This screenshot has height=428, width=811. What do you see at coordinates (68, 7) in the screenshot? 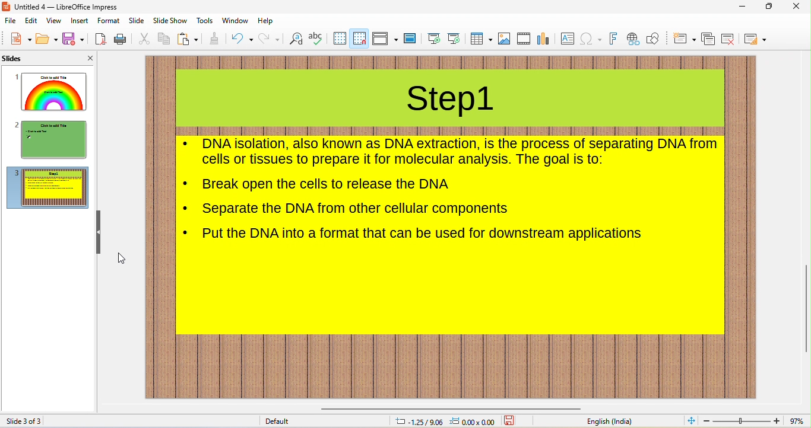
I see `title` at bounding box center [68, 7].